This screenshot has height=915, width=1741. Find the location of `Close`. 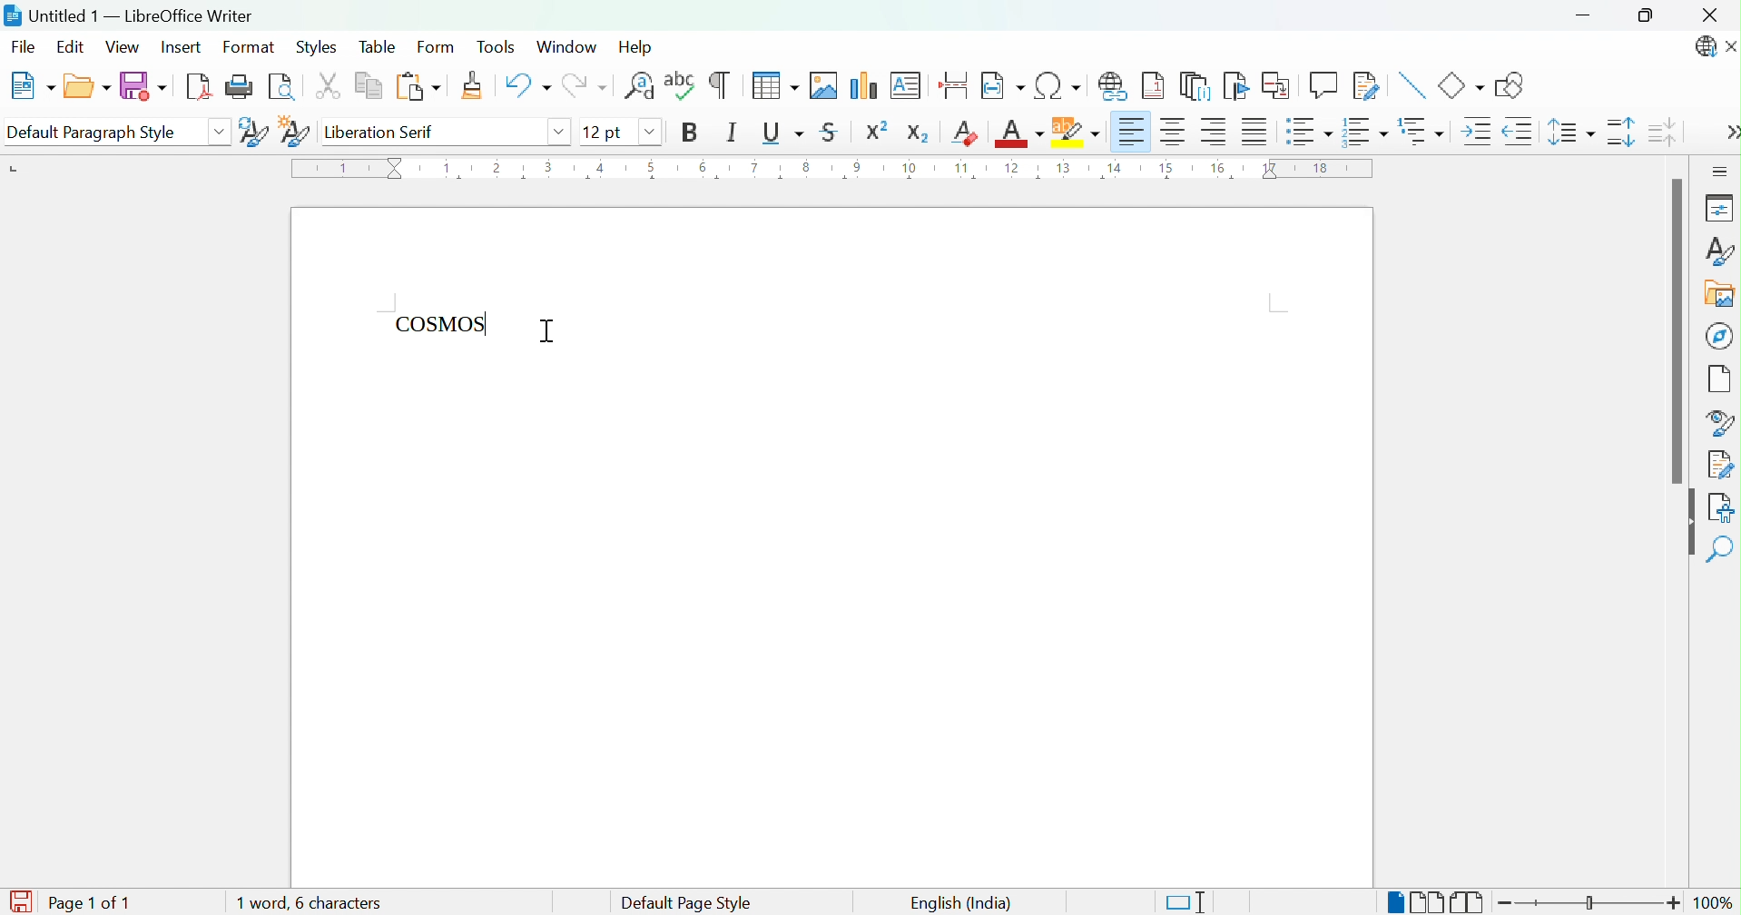

Close is located at coordinates (1714, 14).